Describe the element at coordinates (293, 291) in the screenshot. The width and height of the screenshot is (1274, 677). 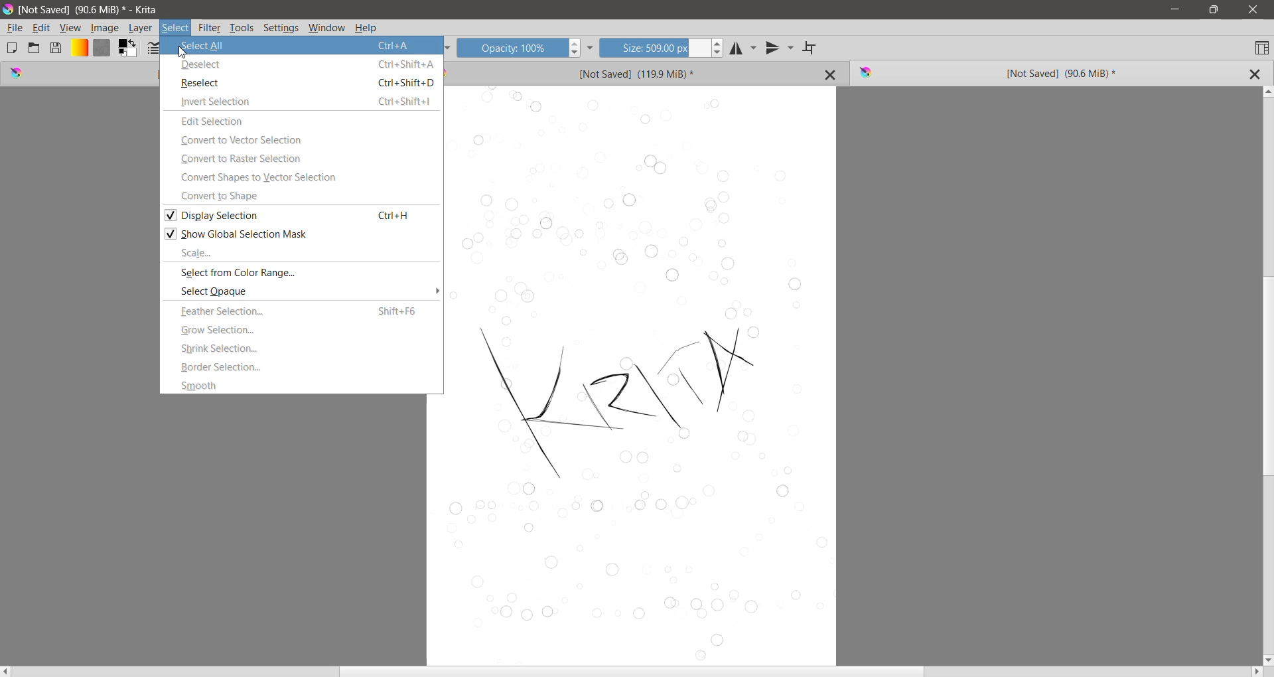
I see `Select Opaque` at that location.